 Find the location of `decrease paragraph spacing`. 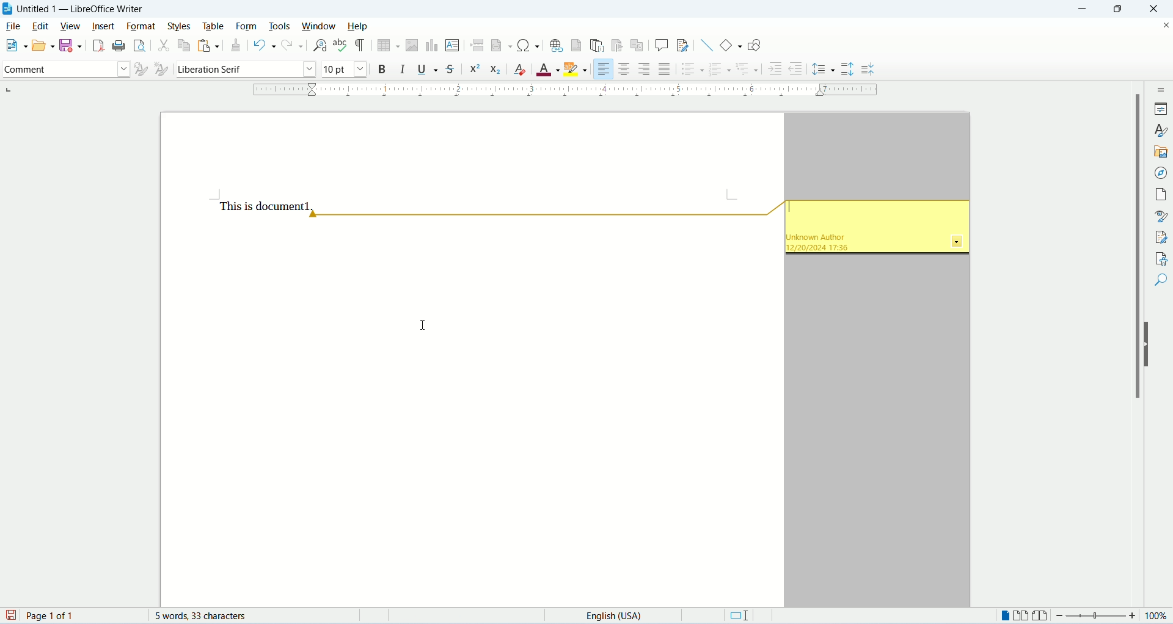

decrease paragraph spacing is located at coordinates (868, 70).